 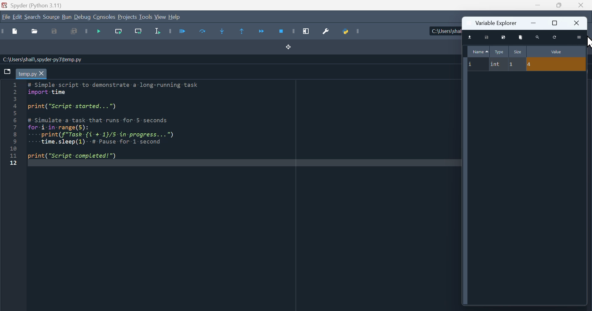 What do you see at coordinates (308, 31) in the screenshot?
I see `Maximise current window pane` at bounding box center [308, 31].